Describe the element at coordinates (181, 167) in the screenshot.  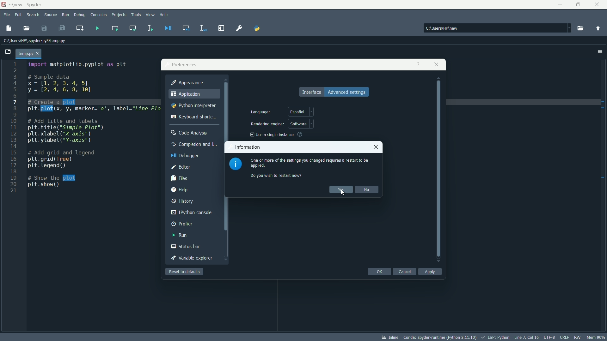
I see `editor` at that location.